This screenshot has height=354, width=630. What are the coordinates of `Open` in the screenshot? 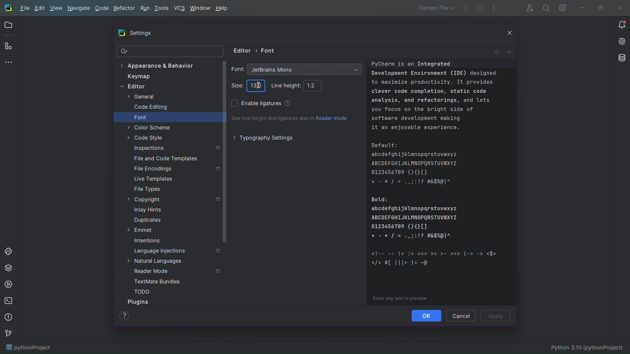 It's located at (8, 26).